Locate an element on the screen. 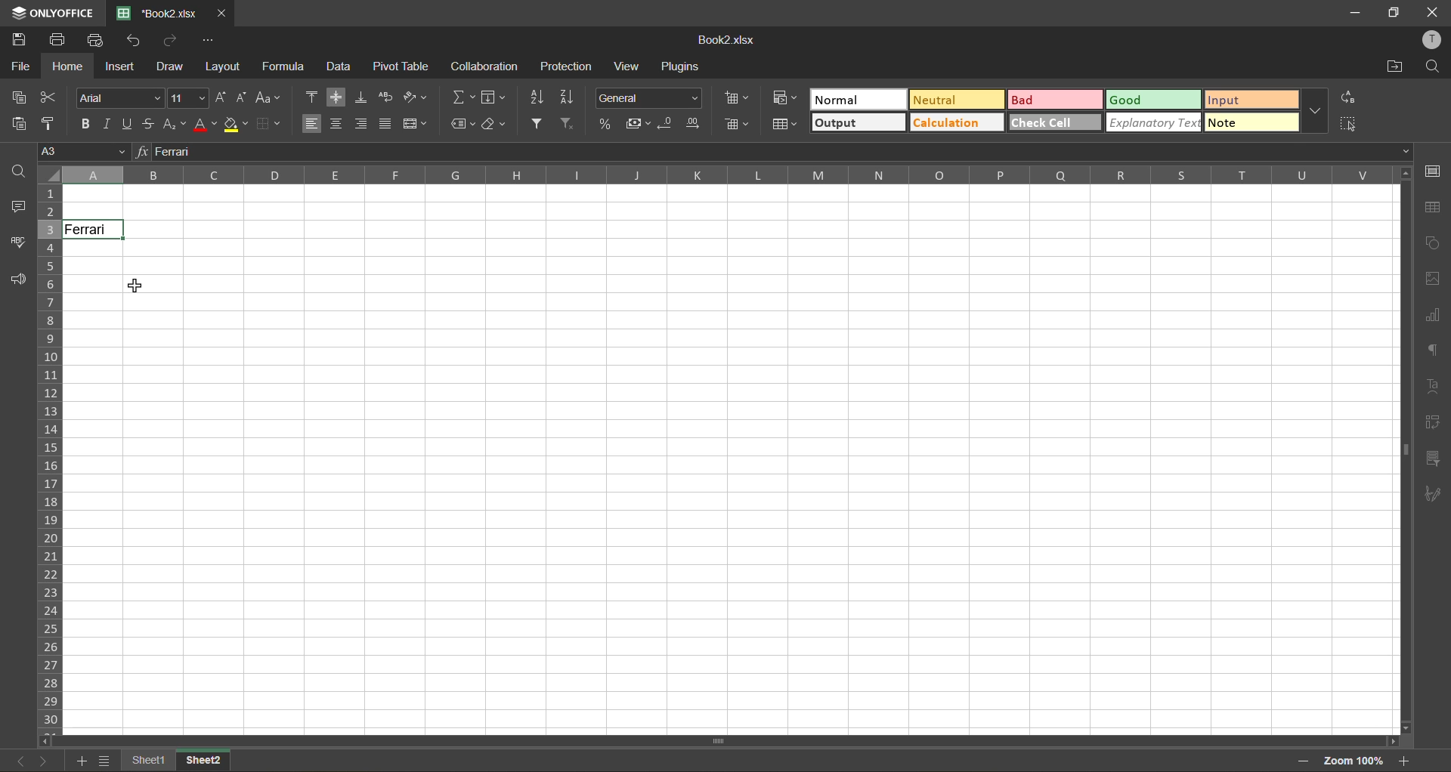 The width and height of the screenshot is (1451, 772). justified is located at coordinates (385, 122).